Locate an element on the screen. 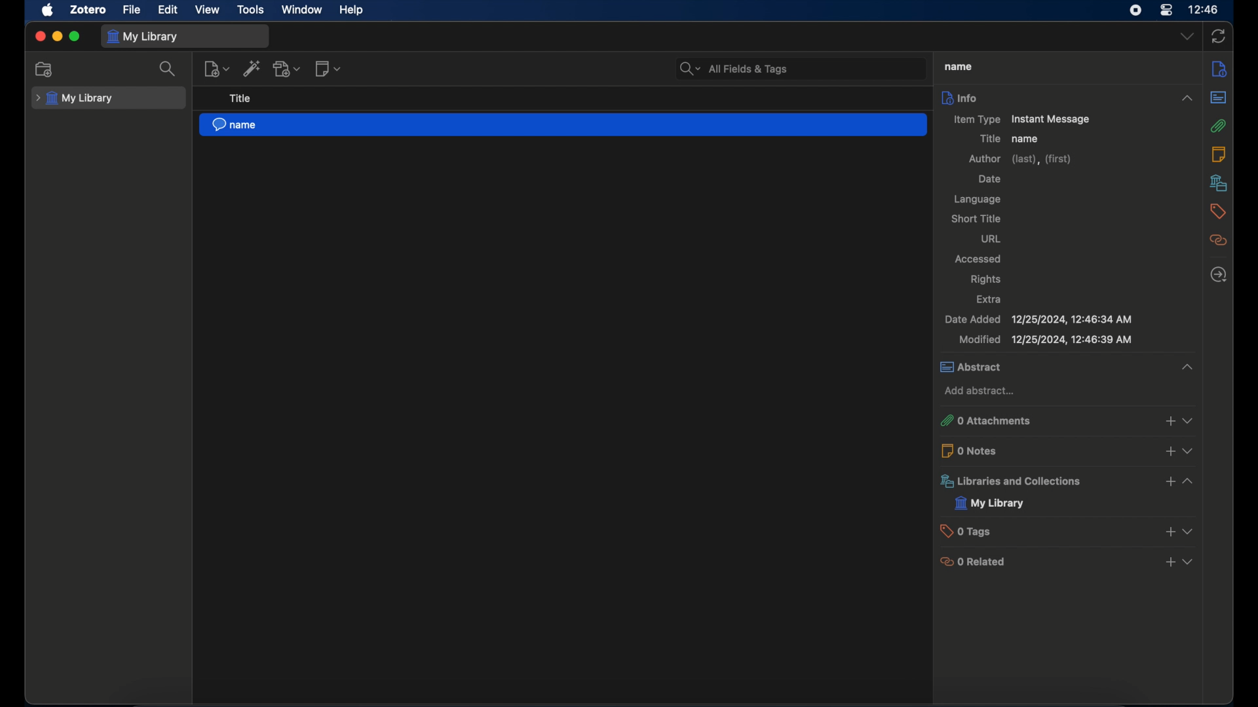 The image size is (1258, 707). locate is located at coordinates (1219, 274).